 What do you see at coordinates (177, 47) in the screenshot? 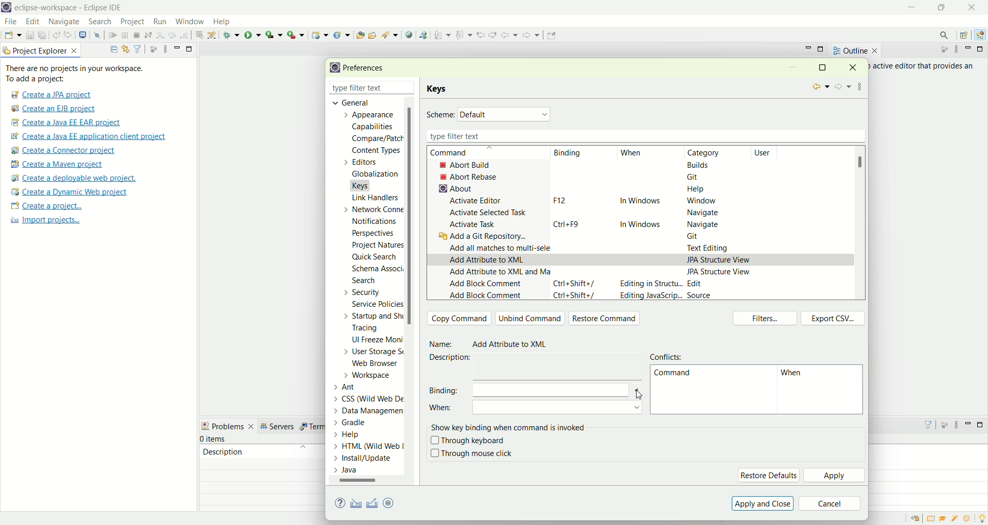
I see `minimize` at bounding box center [177, 47].